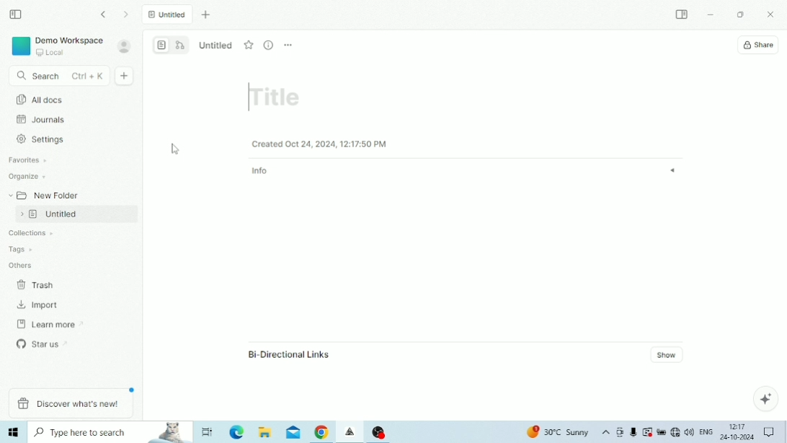 Image resolution: width=787 pixels, height=443 pixels. Describe the element at coordinates (773, 15) in the screenshot. I see `Close` at that location.